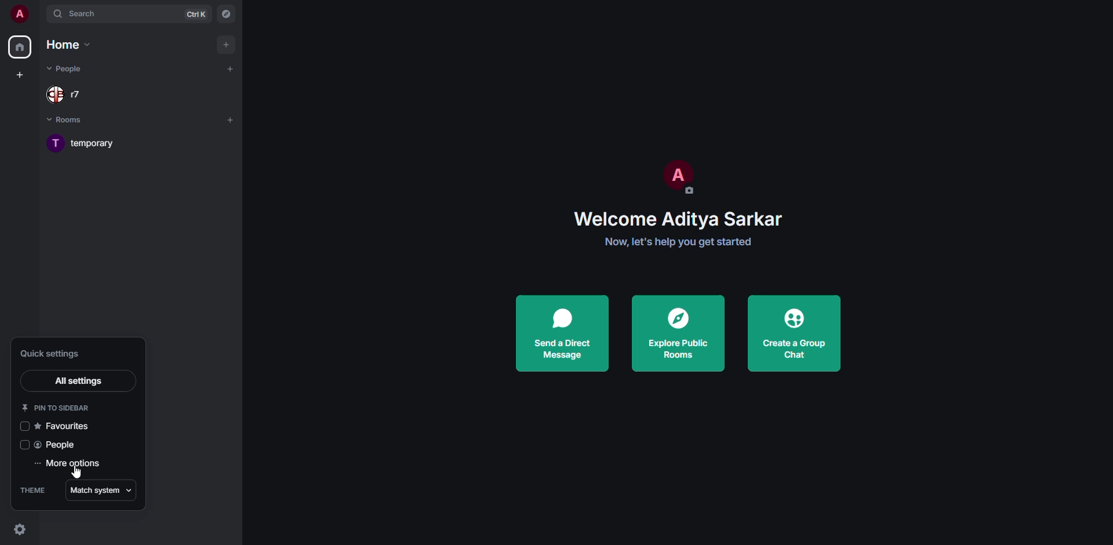  Describe the element at coordinates (35, 490) in the screenshot. I see `theme` at that location.